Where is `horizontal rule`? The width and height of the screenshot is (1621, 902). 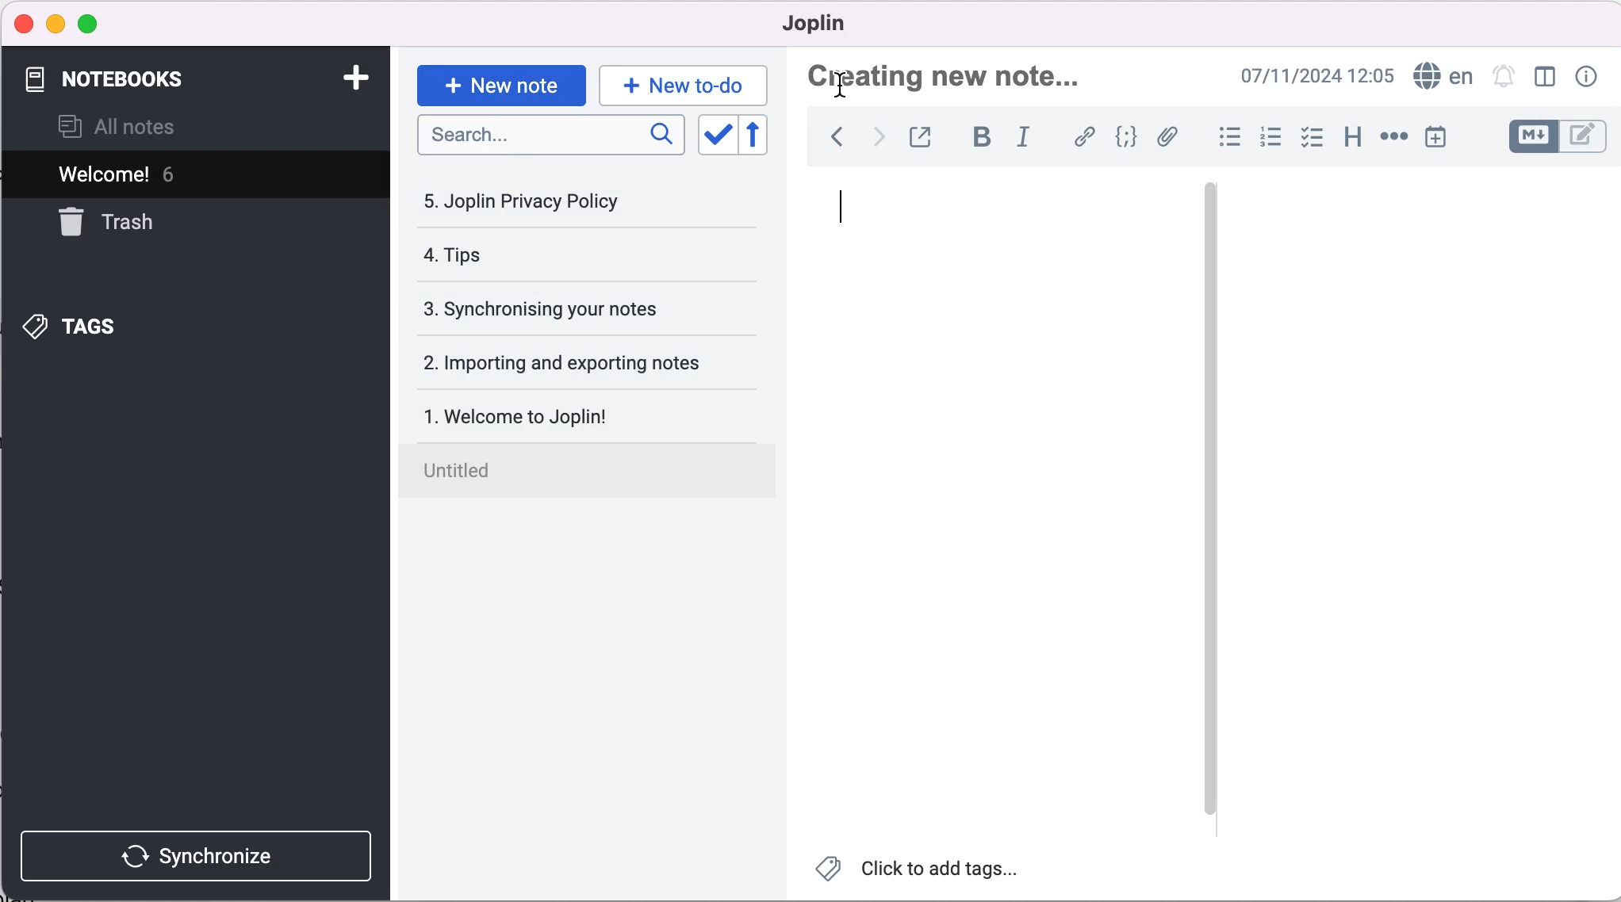 horizontal rule is located at coordinates (1391, 137).